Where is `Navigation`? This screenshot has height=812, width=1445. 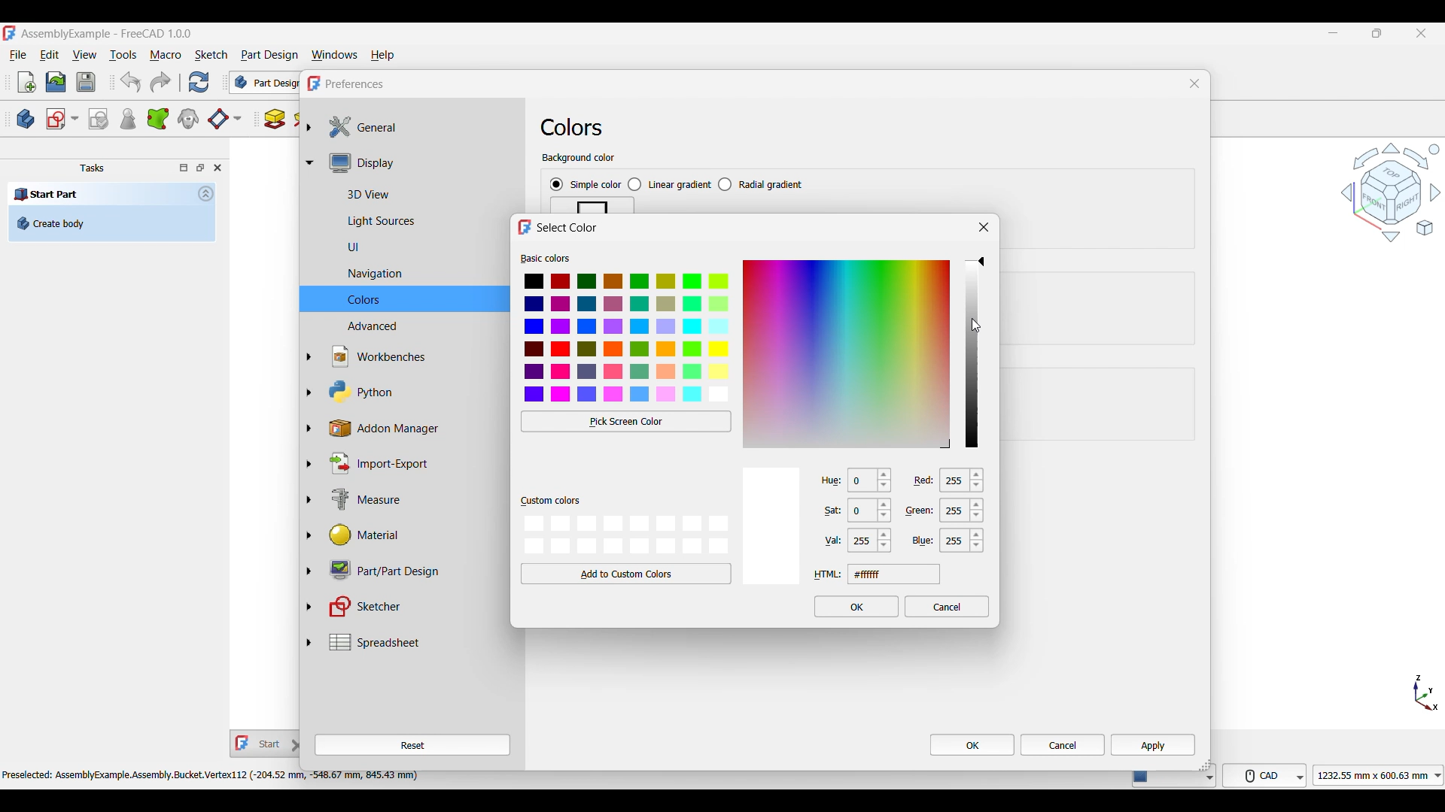 Navigation is located at coordinates (415, 274).